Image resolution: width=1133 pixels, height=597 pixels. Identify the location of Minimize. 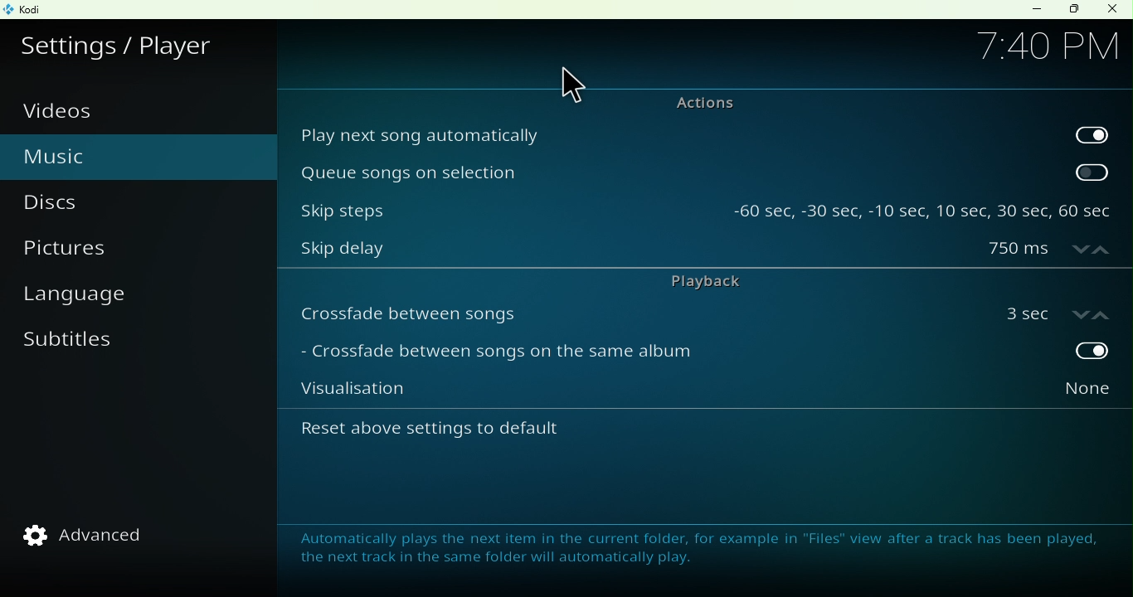
(1033, 9).